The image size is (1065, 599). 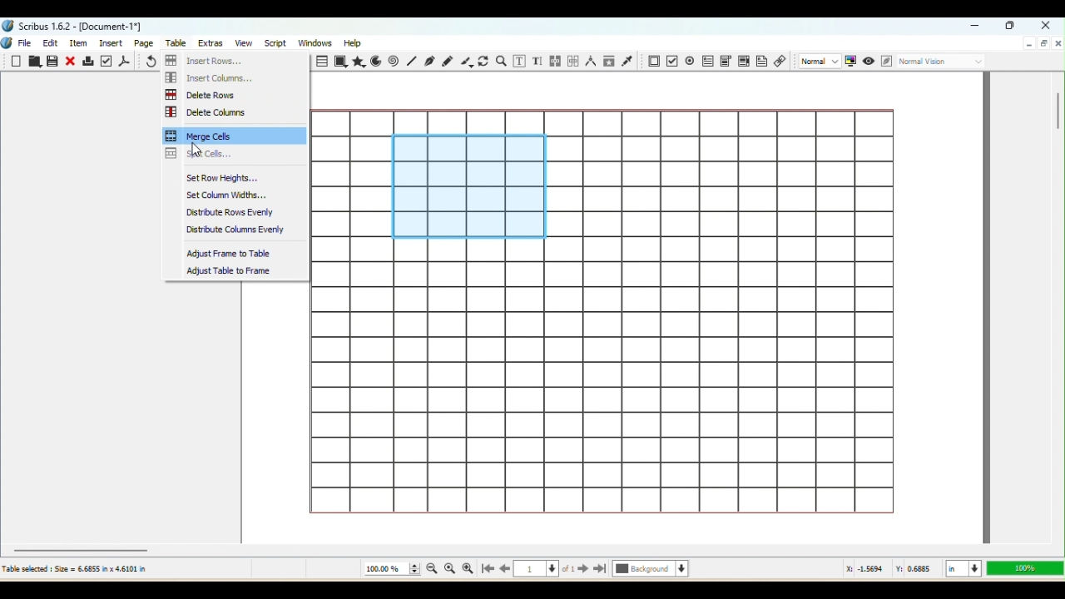 I want to click on Select the current layer, so click(x=651, y=570).